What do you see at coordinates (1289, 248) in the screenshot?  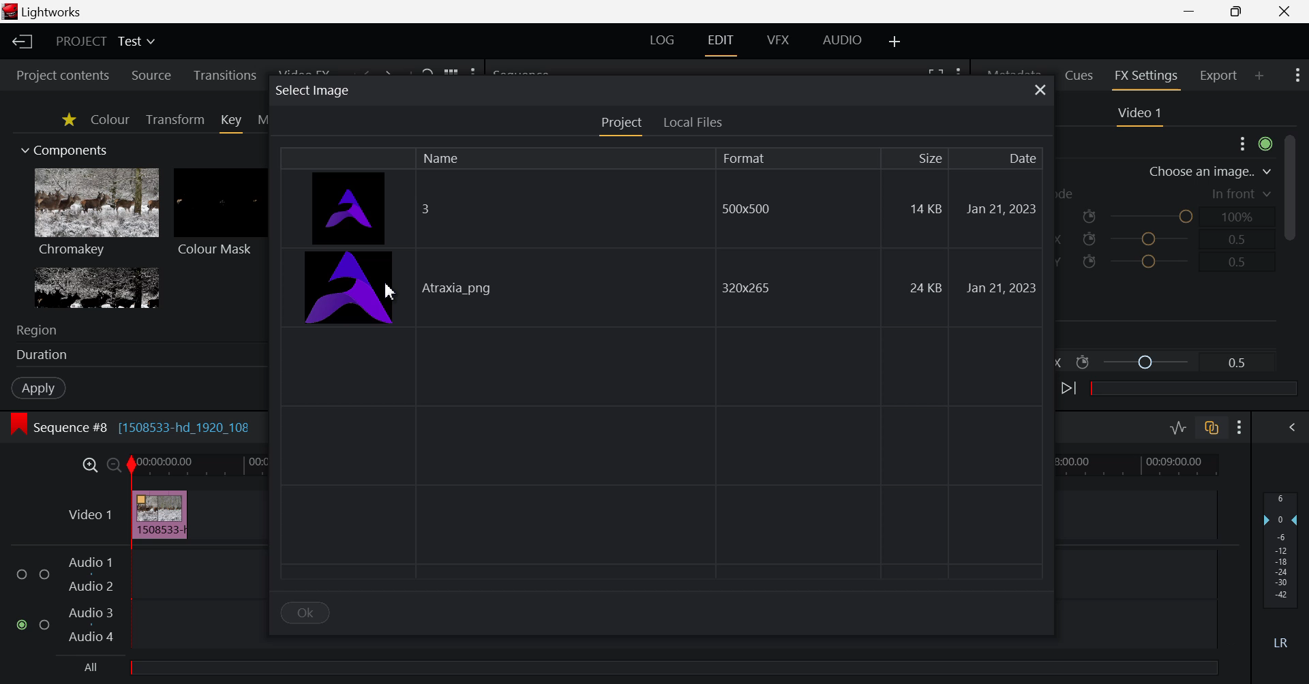 I see `Scroll Bar` at bounding box center [1289, 248].